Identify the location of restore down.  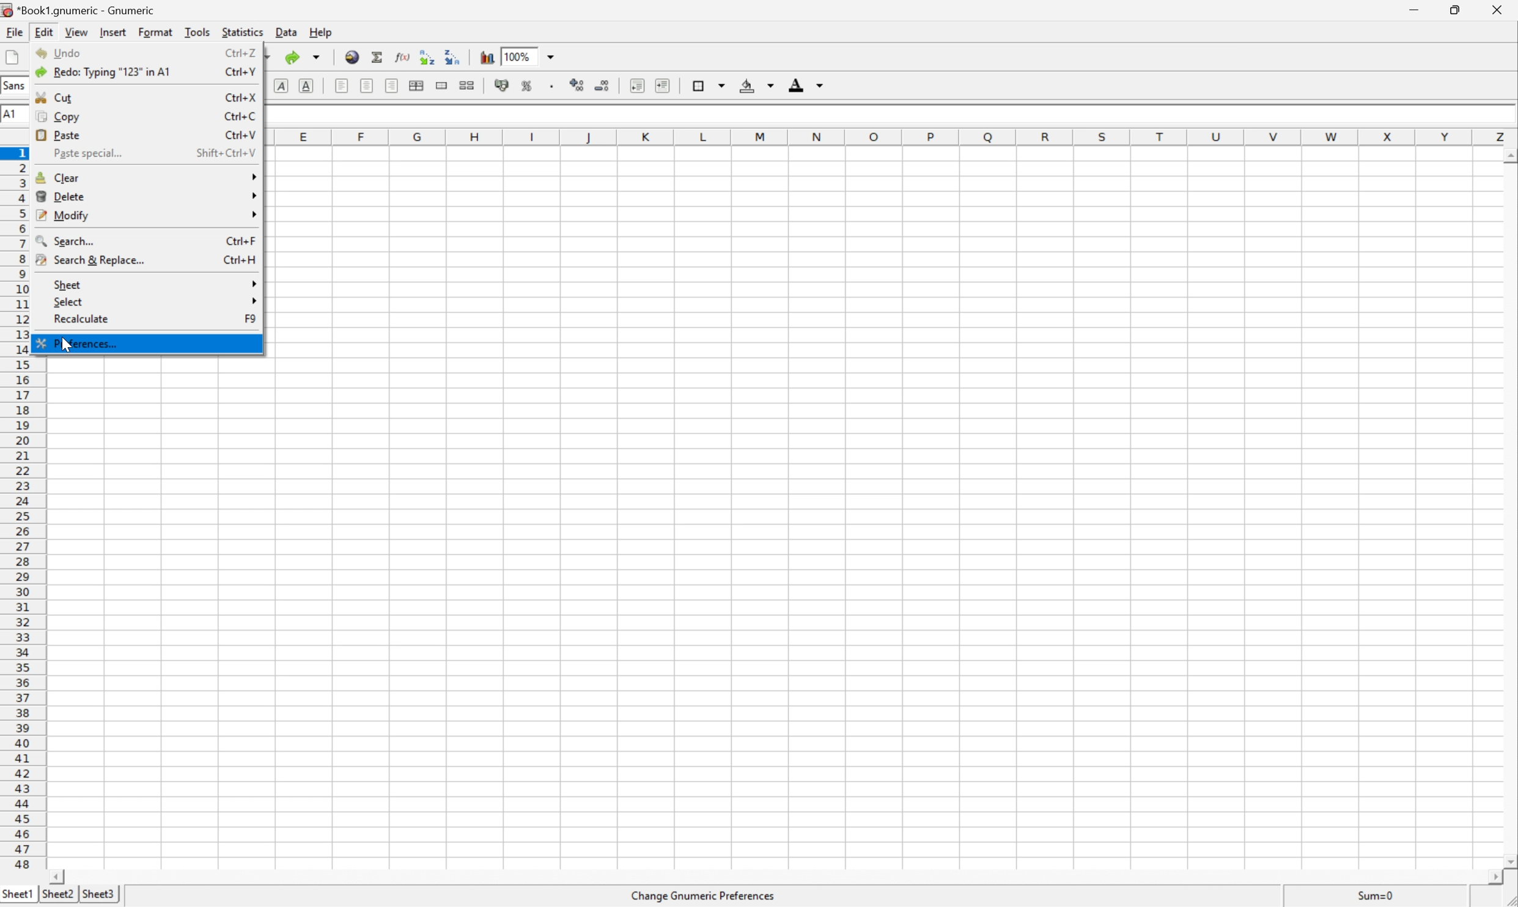
(1461, 10).